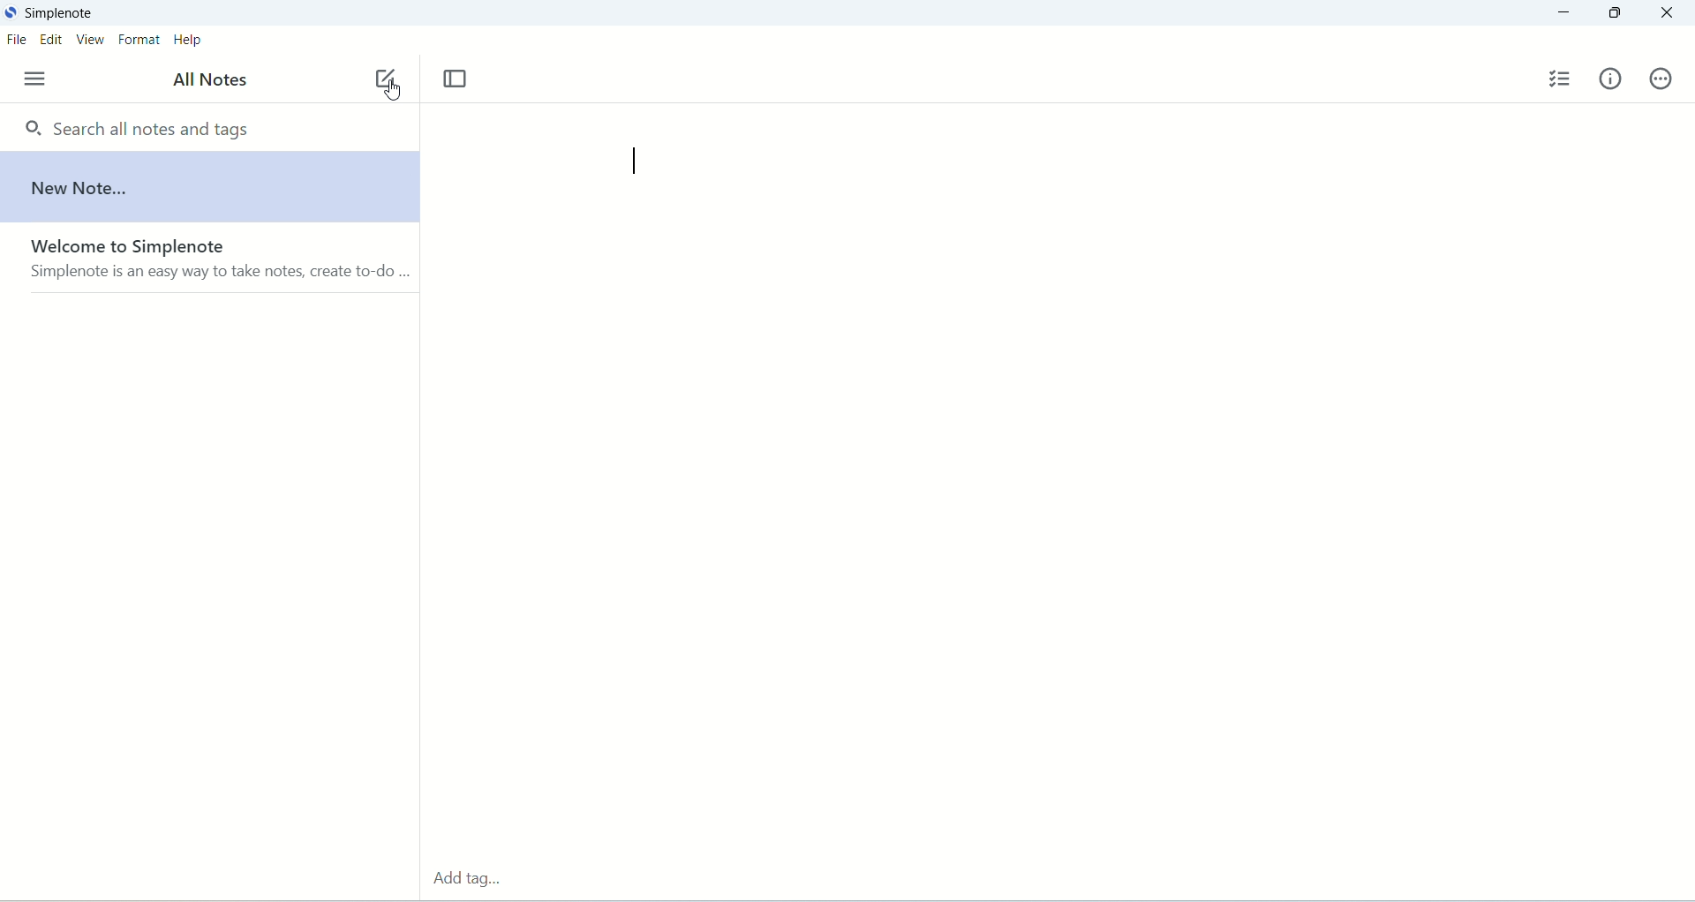  Describe the element at coordinates (456, 80) in the screenshot. I see `toggle focus mode` at that location.